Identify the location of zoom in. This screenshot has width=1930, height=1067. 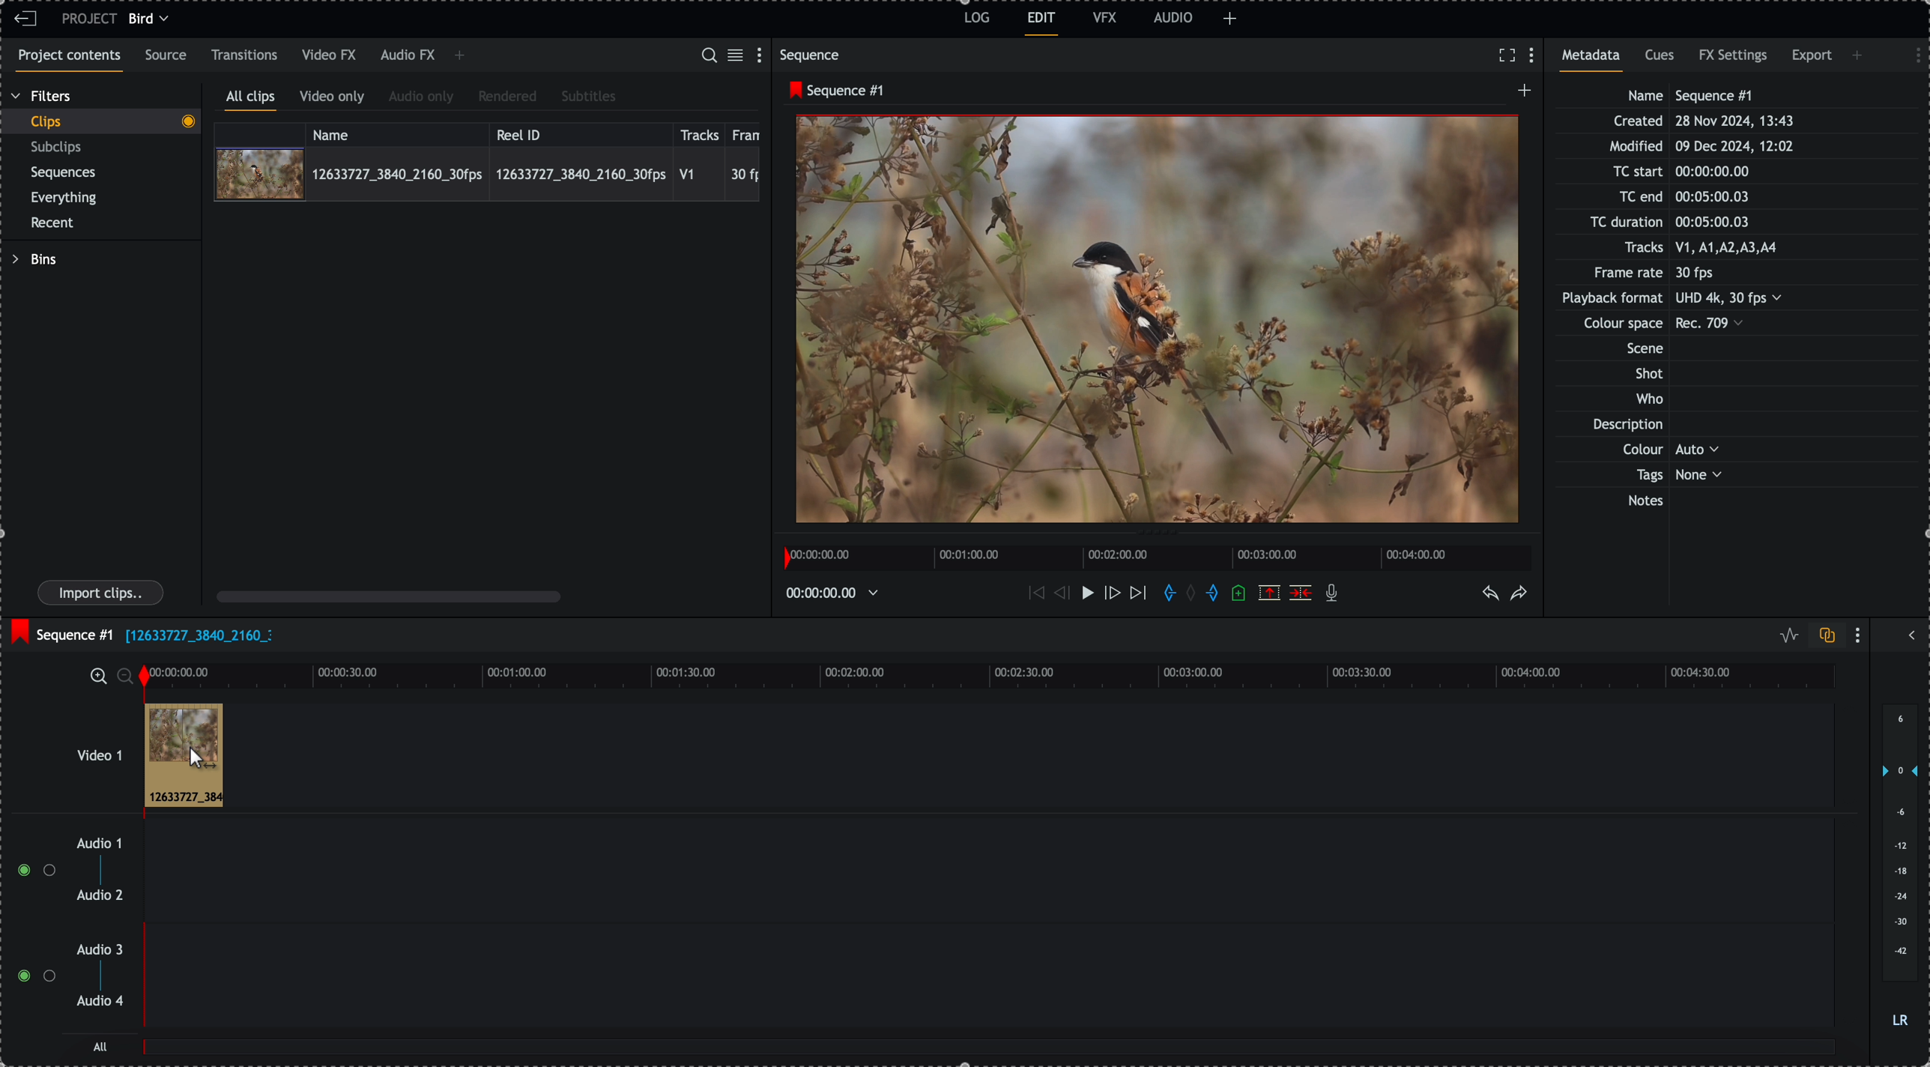
(97, 675).